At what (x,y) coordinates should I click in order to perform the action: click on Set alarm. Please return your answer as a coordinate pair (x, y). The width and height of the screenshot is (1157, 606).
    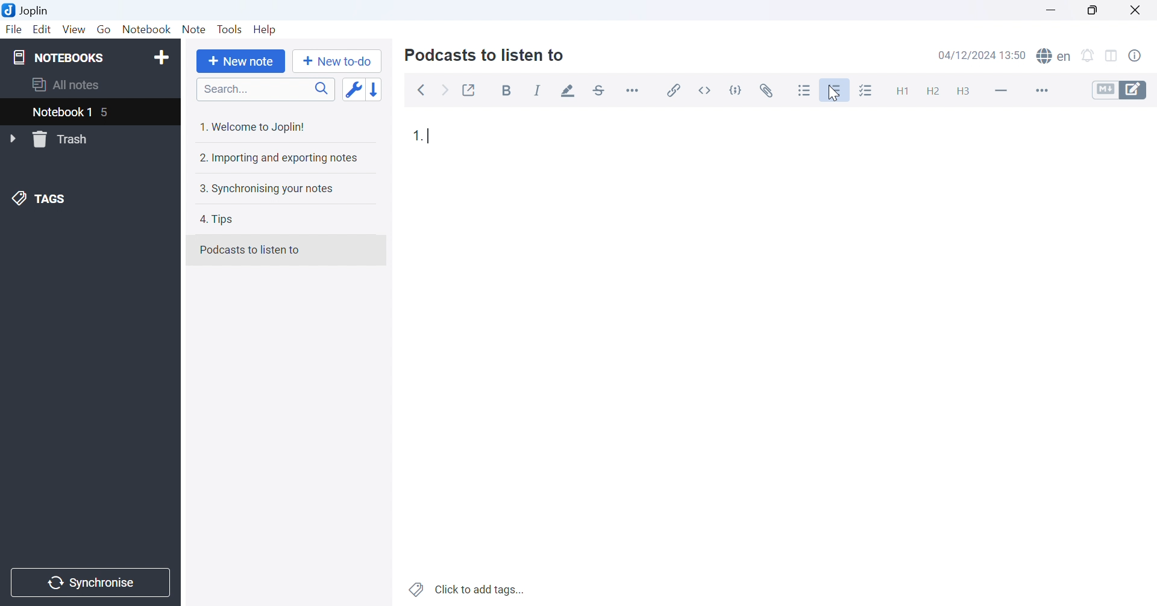
    Looking at the image, I should click on (1088, 55).